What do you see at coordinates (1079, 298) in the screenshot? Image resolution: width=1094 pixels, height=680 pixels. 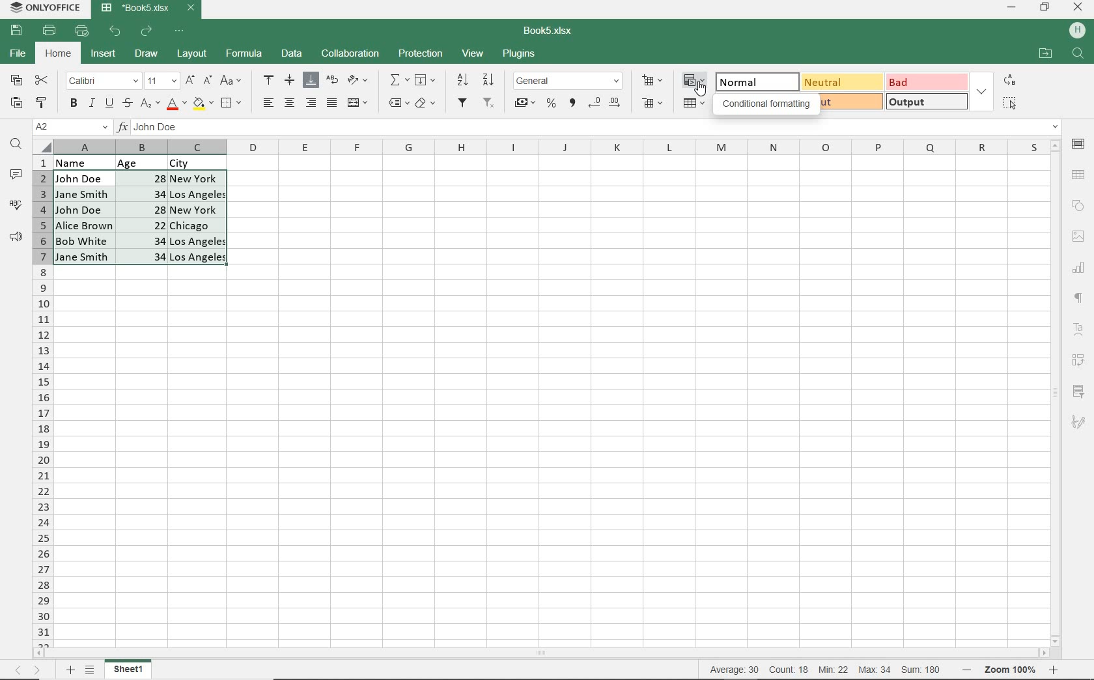 I see `PARAGRAPH SETTINGS` at bounding box center [1079, 298].